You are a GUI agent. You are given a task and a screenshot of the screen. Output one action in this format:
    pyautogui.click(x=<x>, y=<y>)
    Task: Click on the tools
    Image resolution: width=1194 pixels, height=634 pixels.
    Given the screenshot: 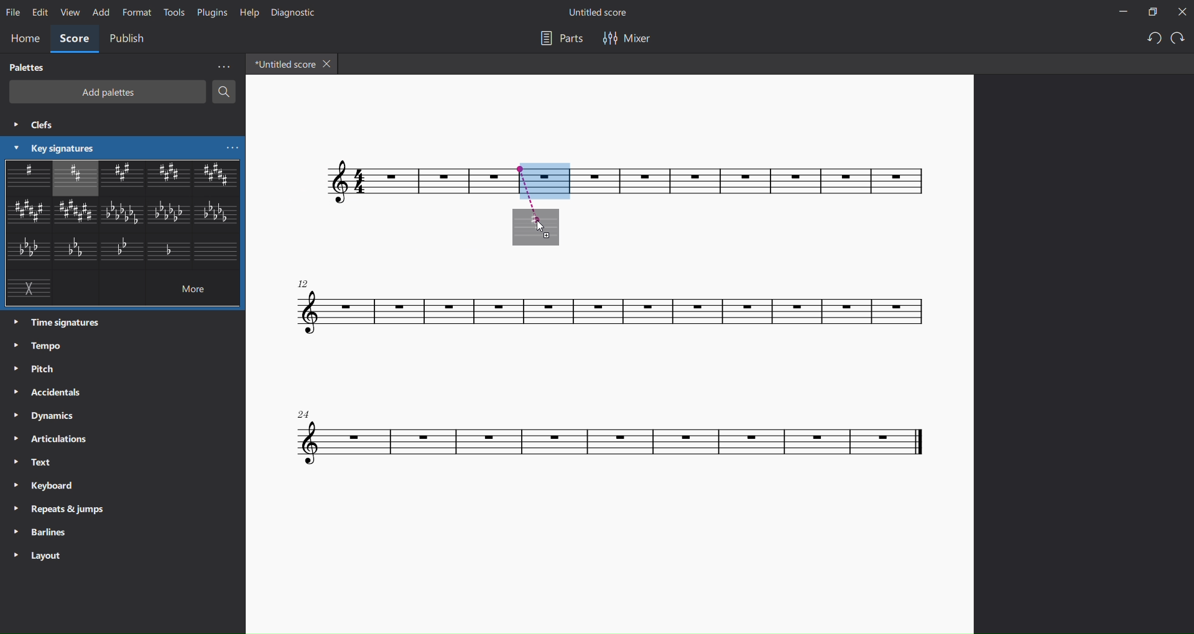 What is the action you would take?
    pyautogui.click(x=173, y=11)
    